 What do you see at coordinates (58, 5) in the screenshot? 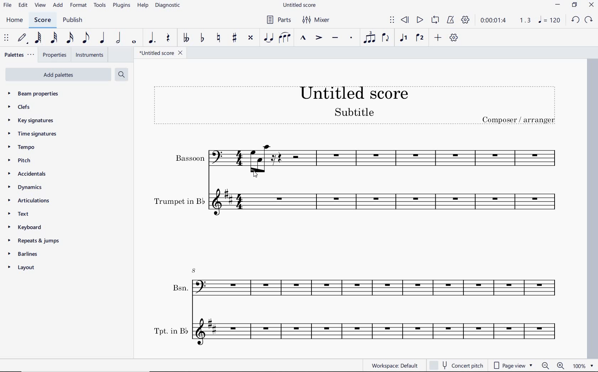
I see `add` at bounding box center [58, 5].